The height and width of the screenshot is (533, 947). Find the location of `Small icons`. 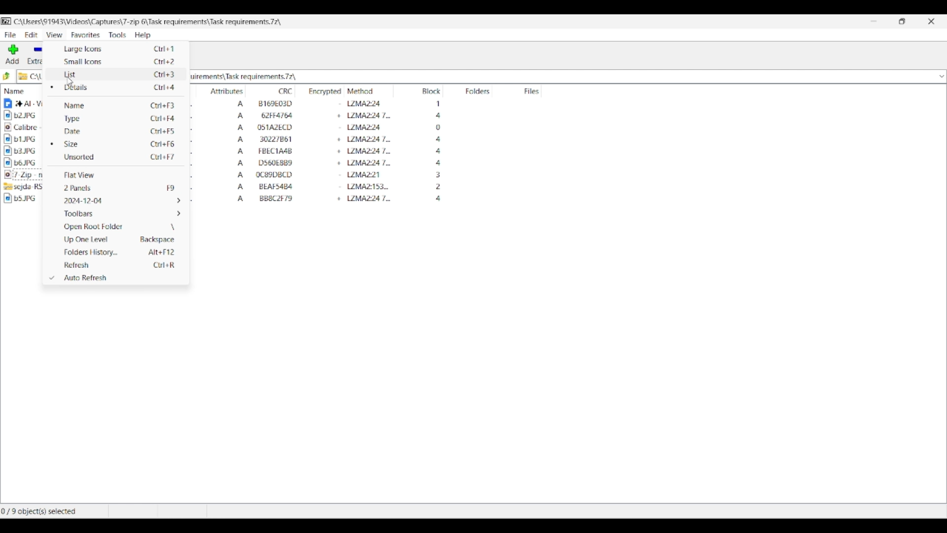

Small icons is located at coordinates (113, 61).